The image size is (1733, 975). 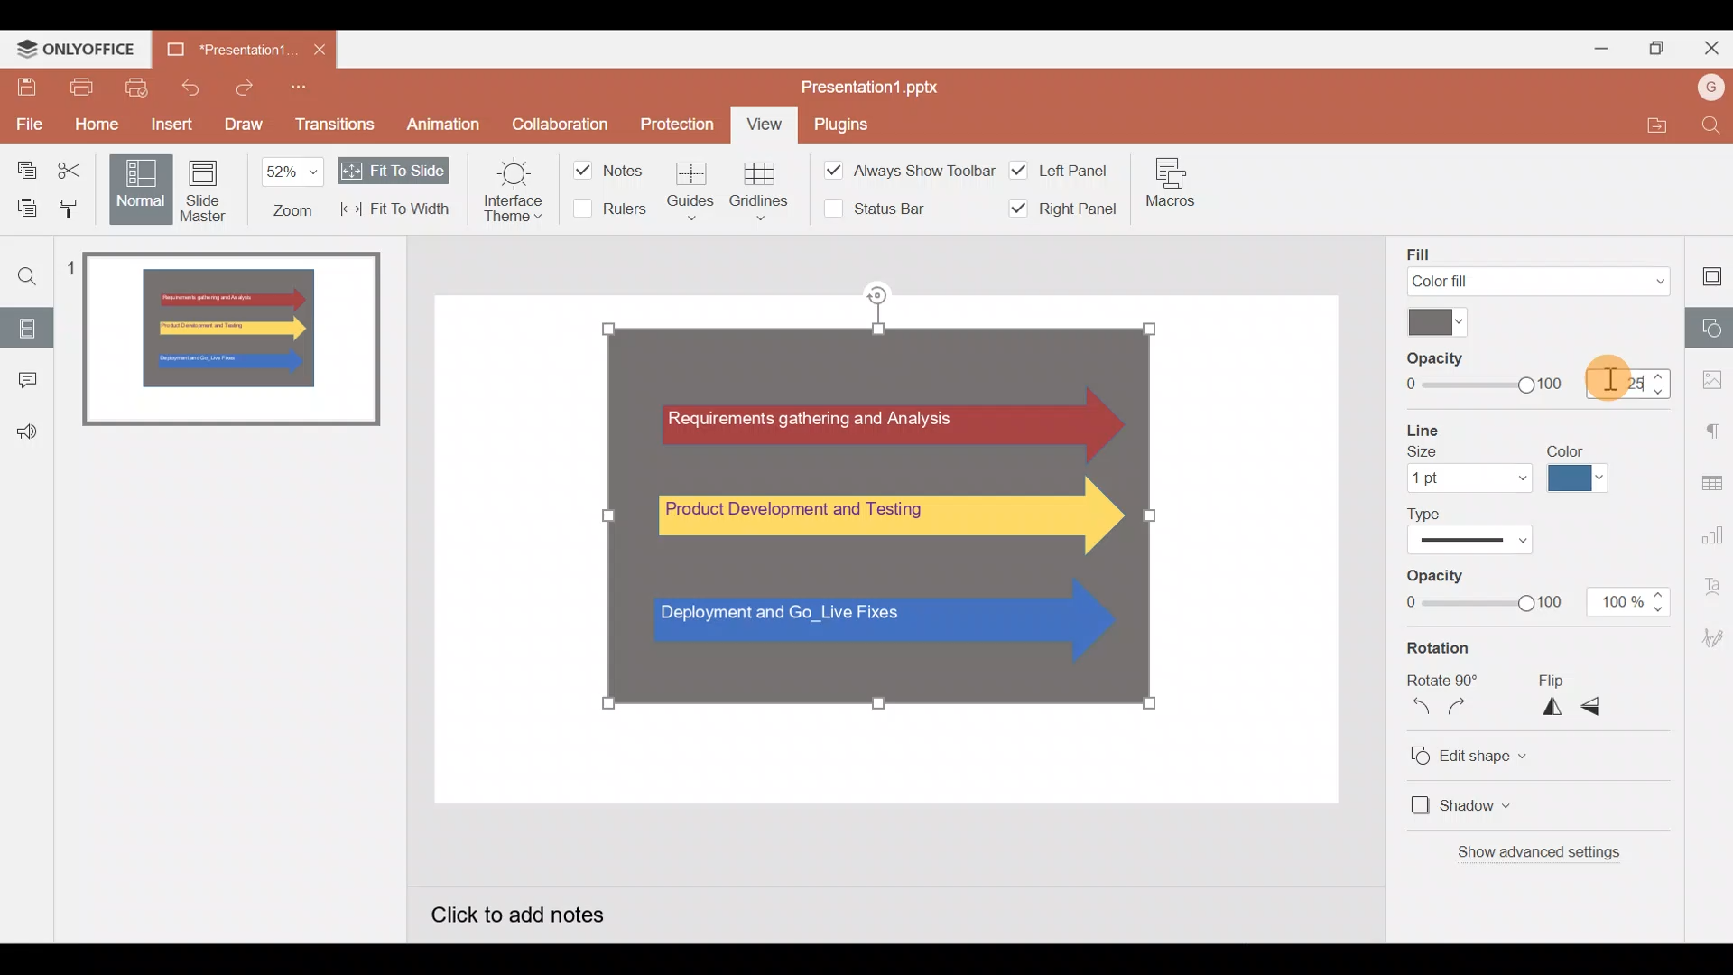 I want to click on Comments, so click(x=29, y=376).